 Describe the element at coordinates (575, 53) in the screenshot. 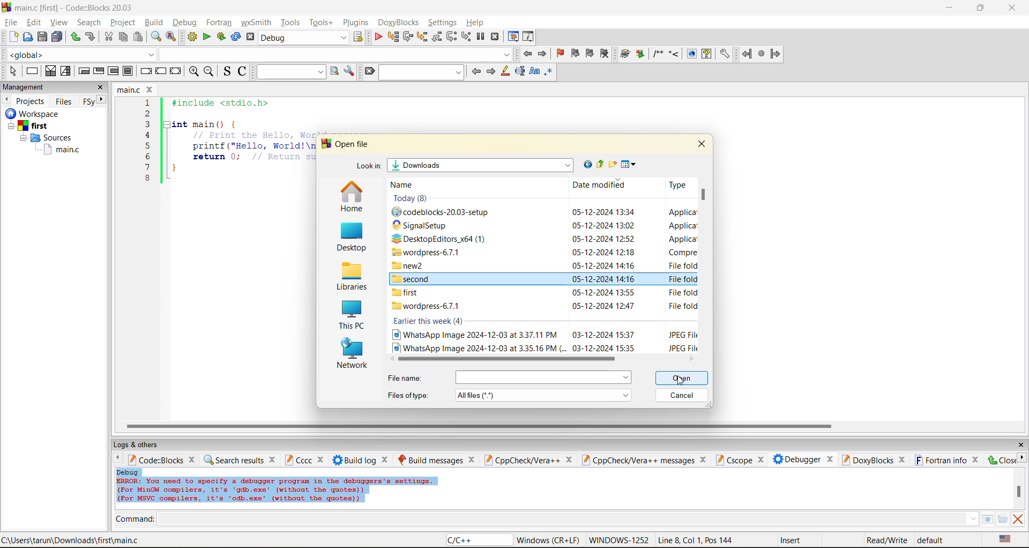

I see `previous bookmark` at that location.